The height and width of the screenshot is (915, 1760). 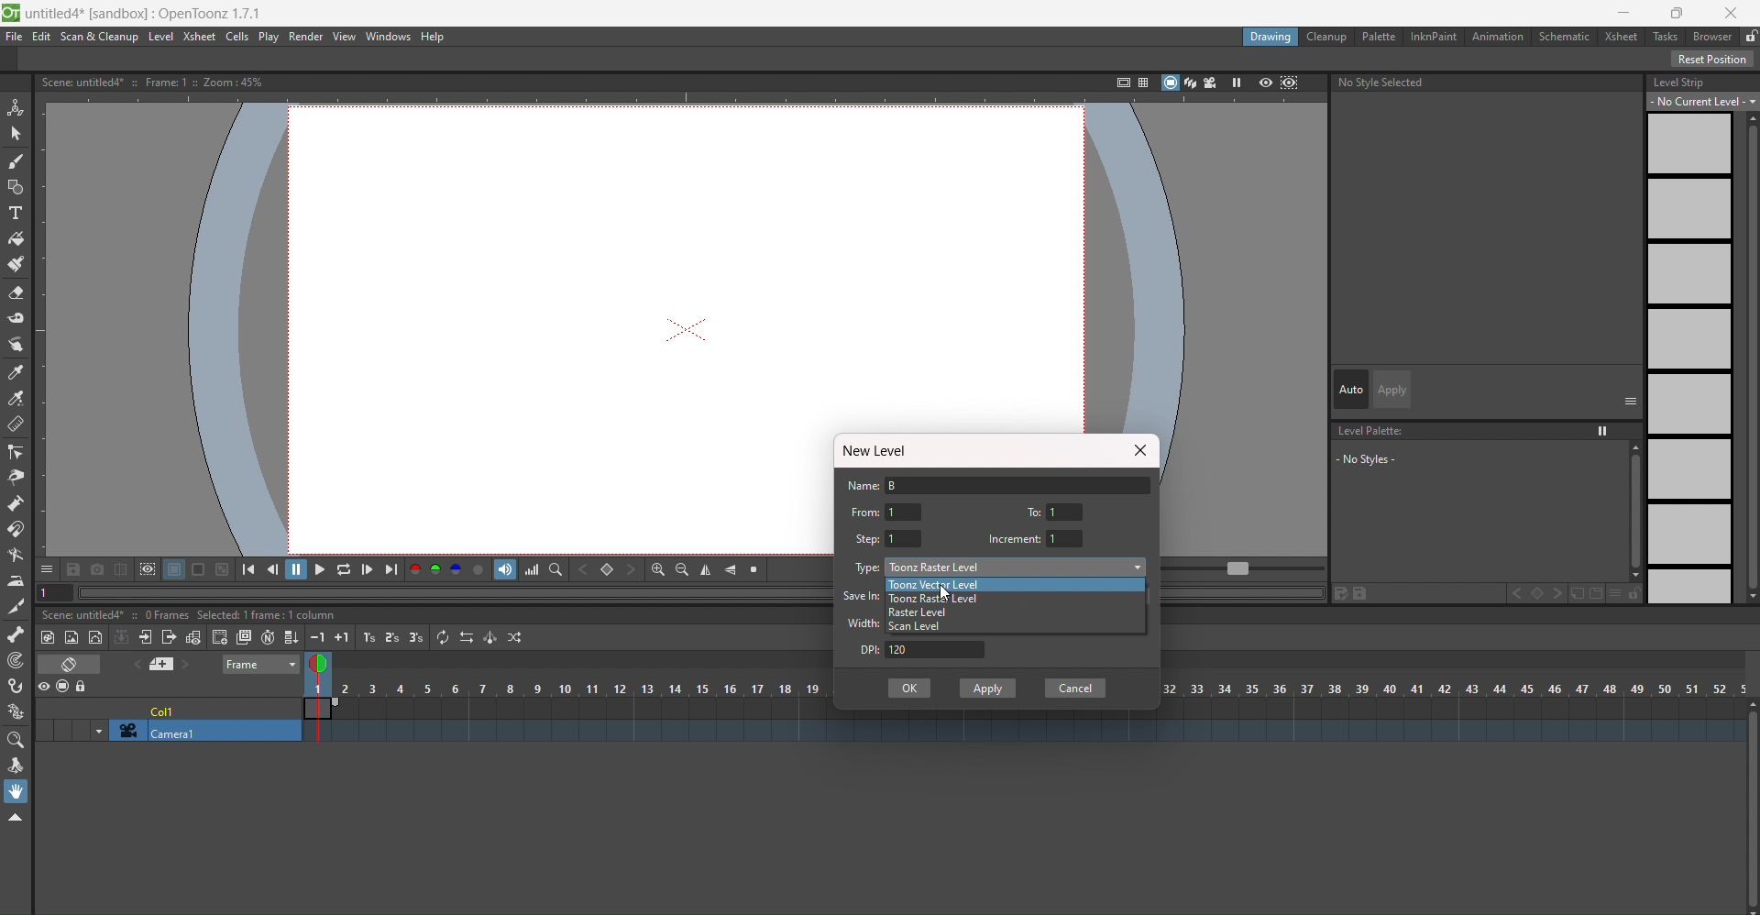 I want to click on apply, so click(x=1394, y=390).